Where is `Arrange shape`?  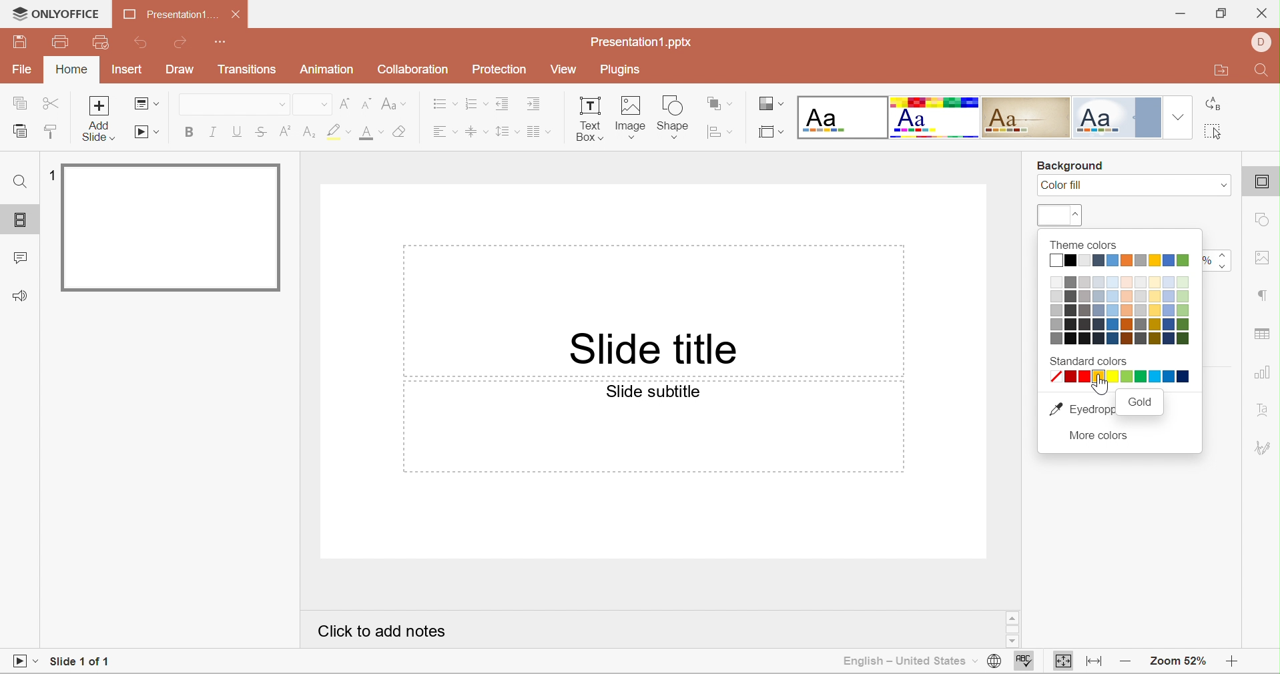
Arrange shape is located at coordinates (721, 103).